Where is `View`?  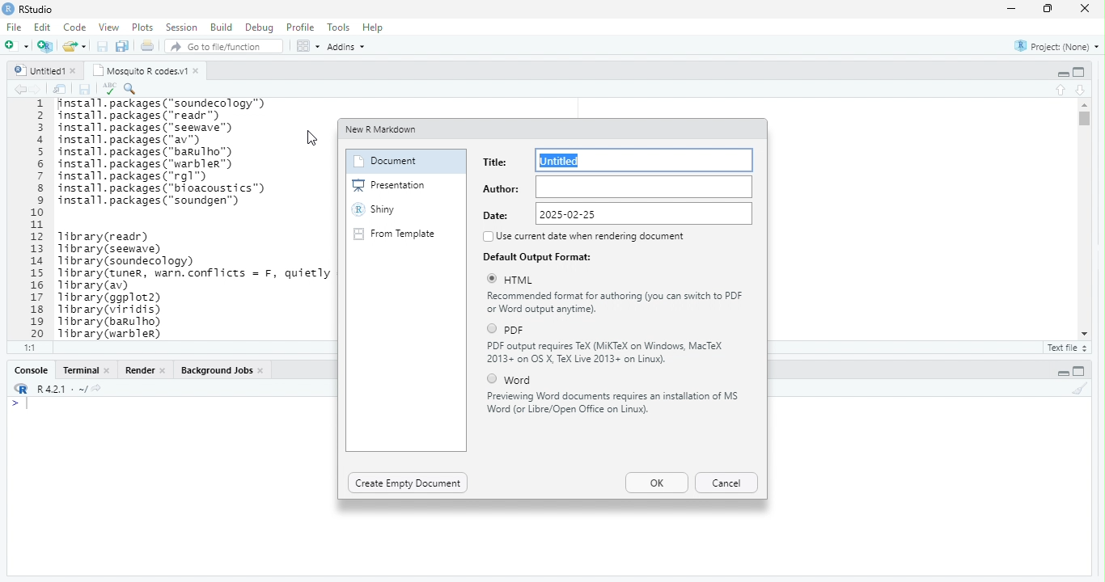
View is located at coordinates (108, 27).